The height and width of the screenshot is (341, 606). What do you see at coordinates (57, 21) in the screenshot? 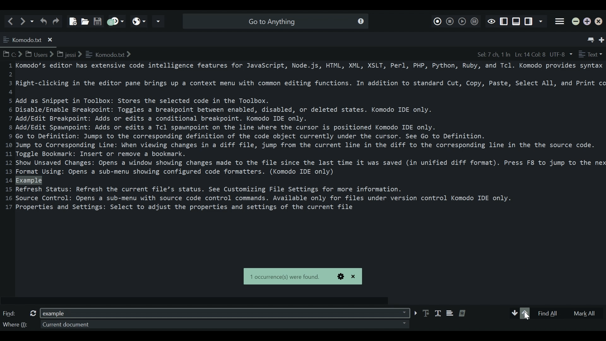
I see `Redo` at bounding box center [57, 21].